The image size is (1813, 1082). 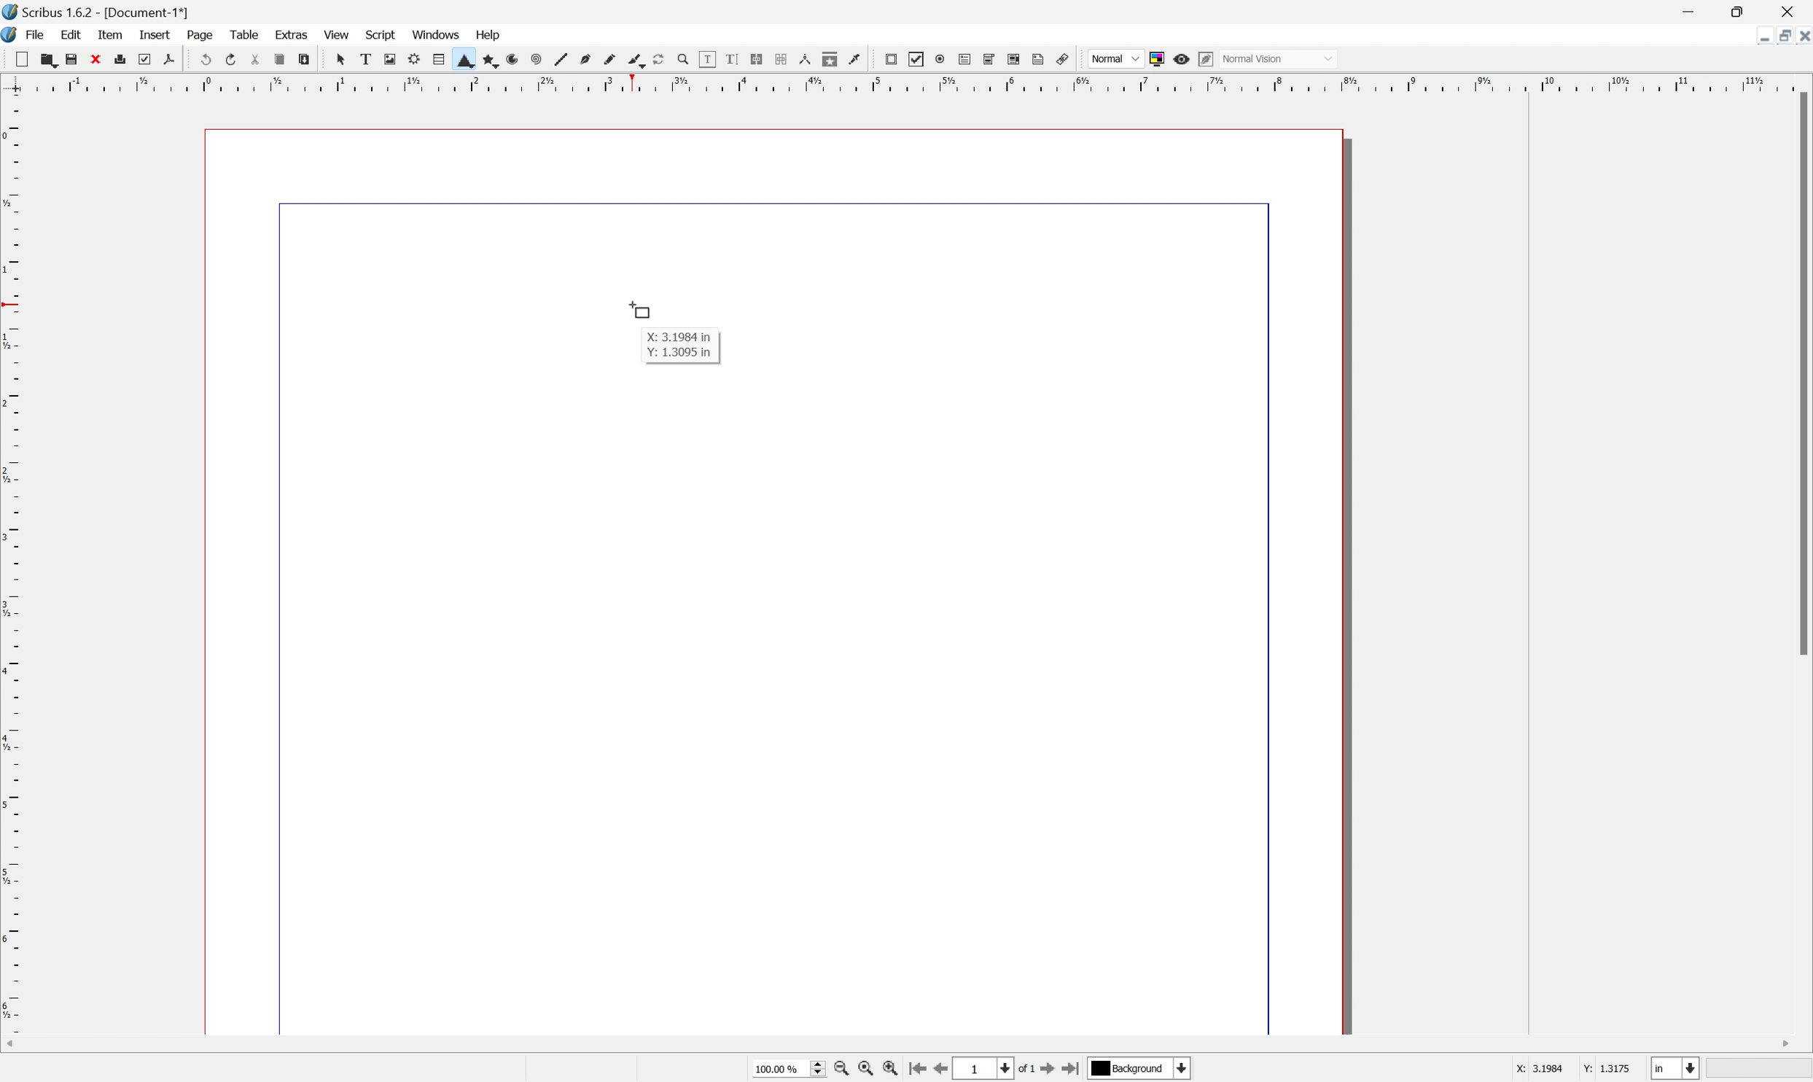 What do you see at coordinates (681, 58) in the screenshot?
I see `Zoom in or out` at bounding box center [681, 58].